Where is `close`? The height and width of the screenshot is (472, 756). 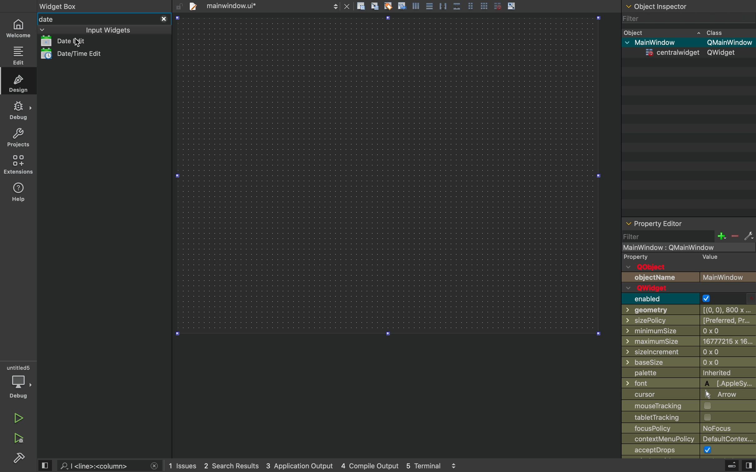
close is located at coordinates (154, 467).